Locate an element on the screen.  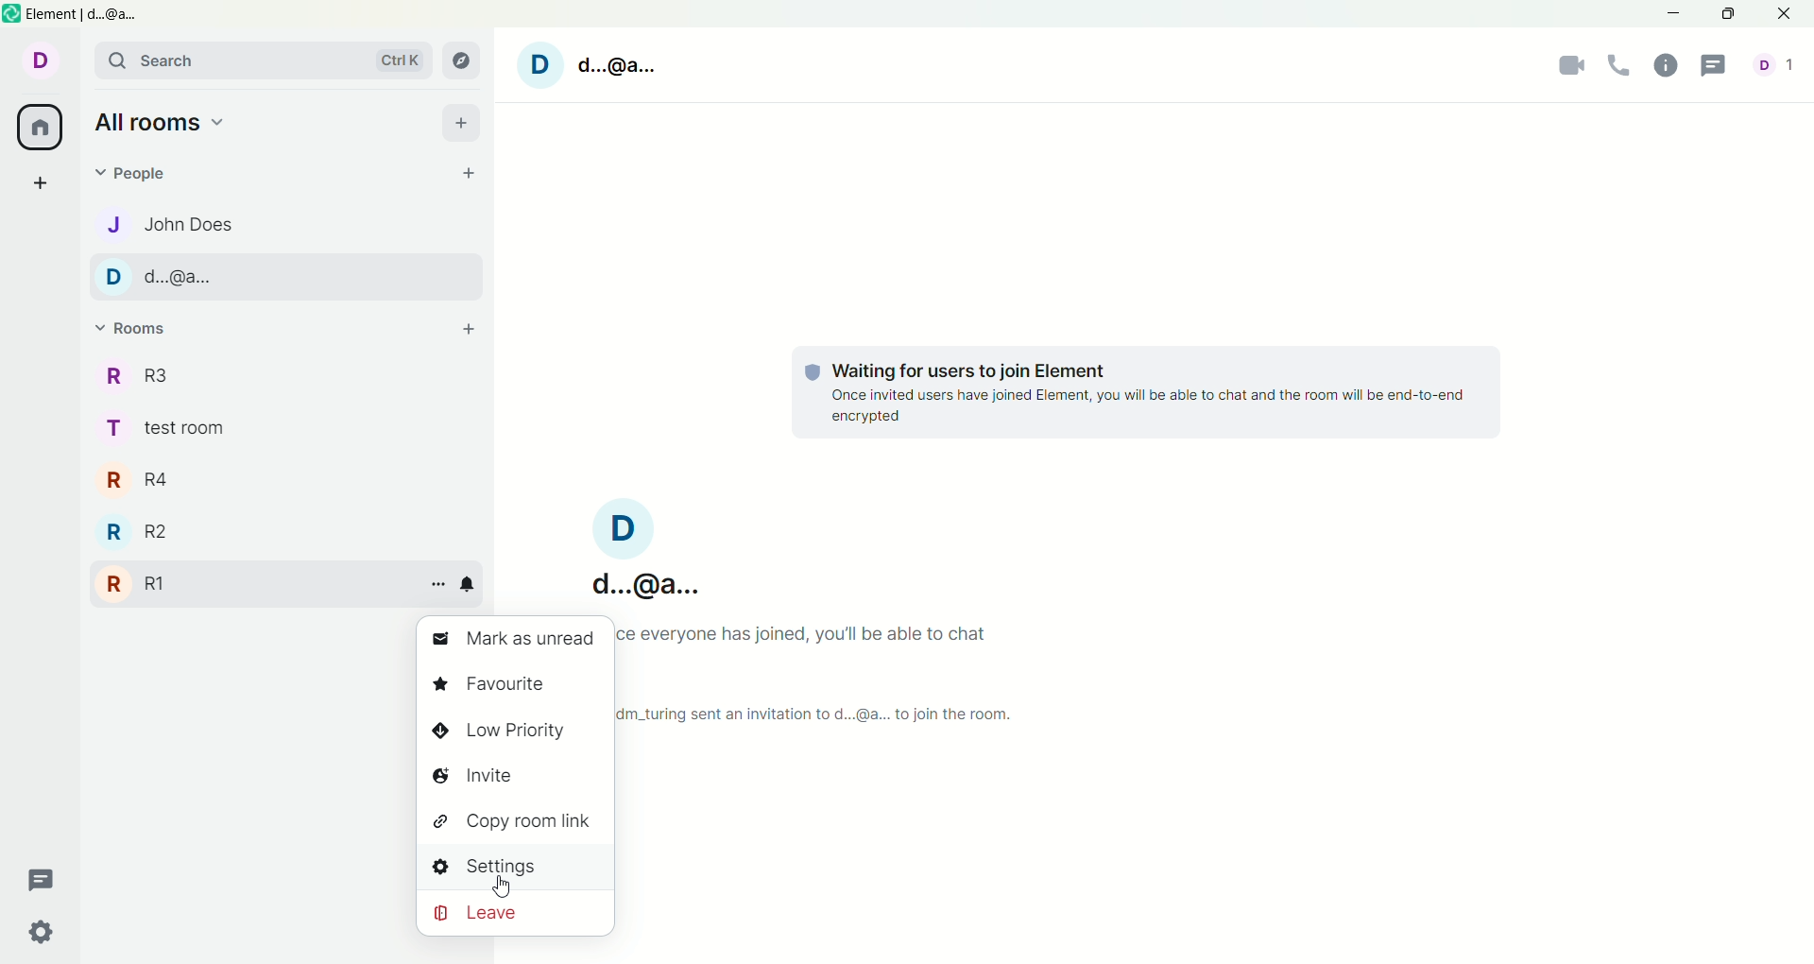
threads is located at coordinates (1719, 68).